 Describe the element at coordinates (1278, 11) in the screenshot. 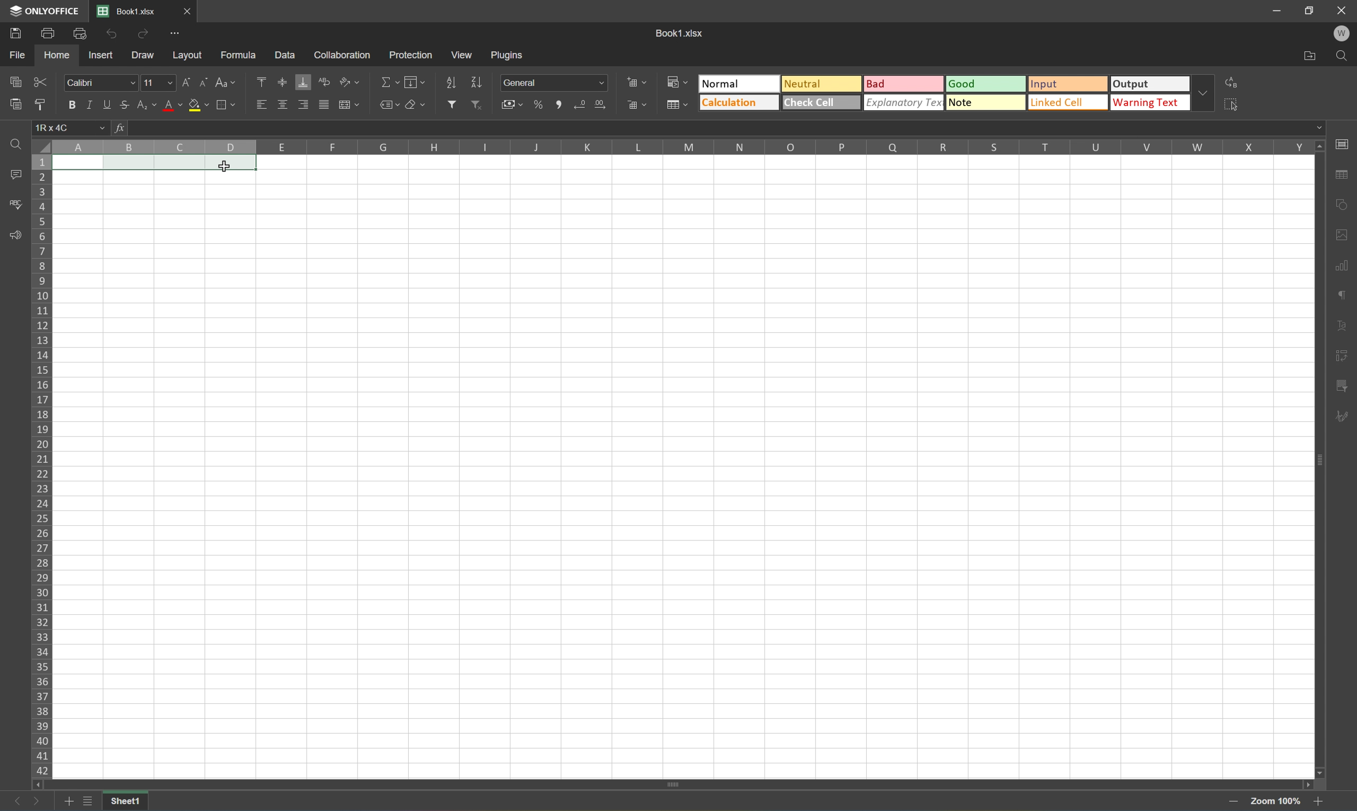

I see `Minimize` at that location.